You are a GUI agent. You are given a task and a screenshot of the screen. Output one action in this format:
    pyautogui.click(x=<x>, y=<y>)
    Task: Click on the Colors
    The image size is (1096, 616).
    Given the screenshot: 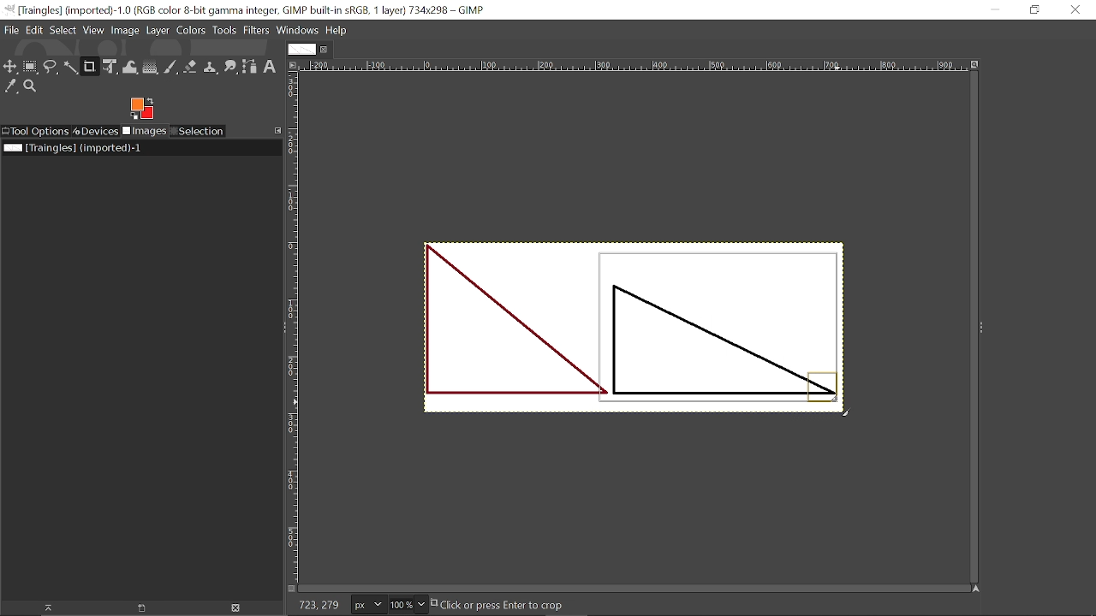 What is the action you would take?
    pyautogui.click(x=191, y=32)
    